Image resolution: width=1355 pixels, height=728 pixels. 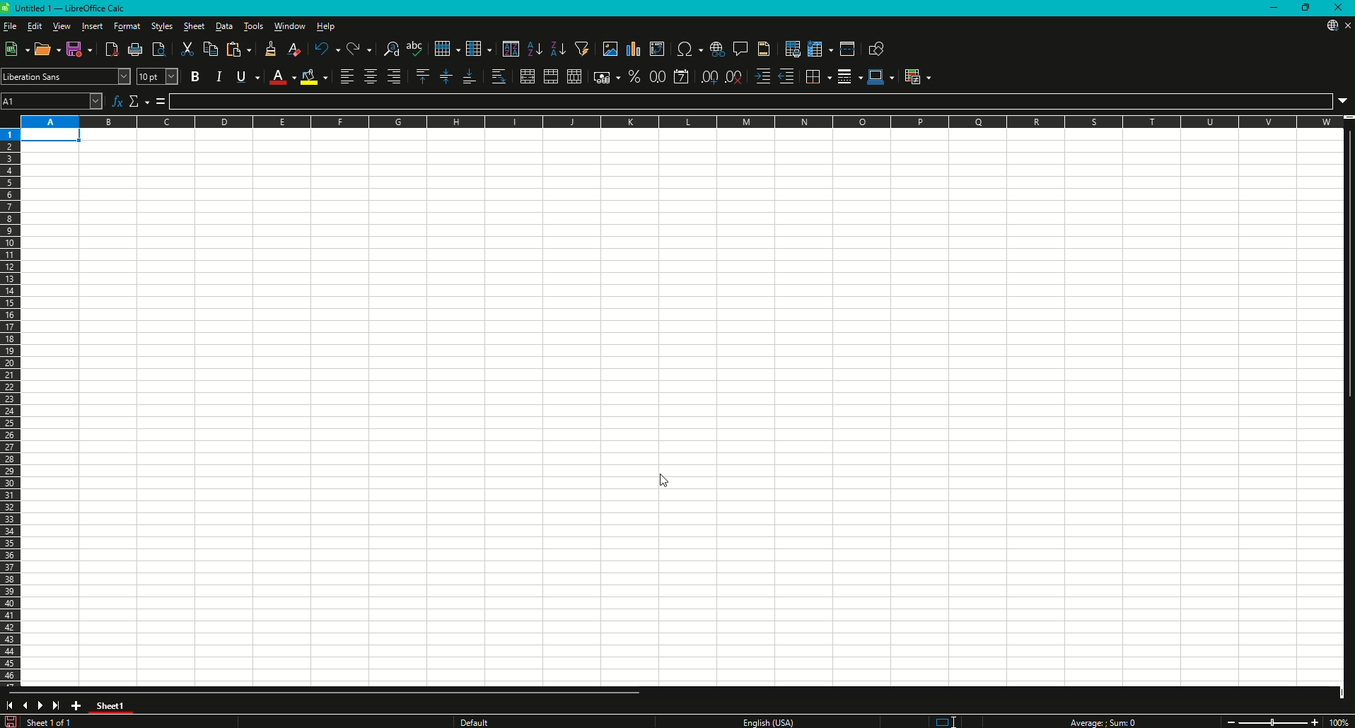 What do you see at coordinates (945, 722) in the screenshot?
I see `Standard selection` at bounding box center [945, 722].